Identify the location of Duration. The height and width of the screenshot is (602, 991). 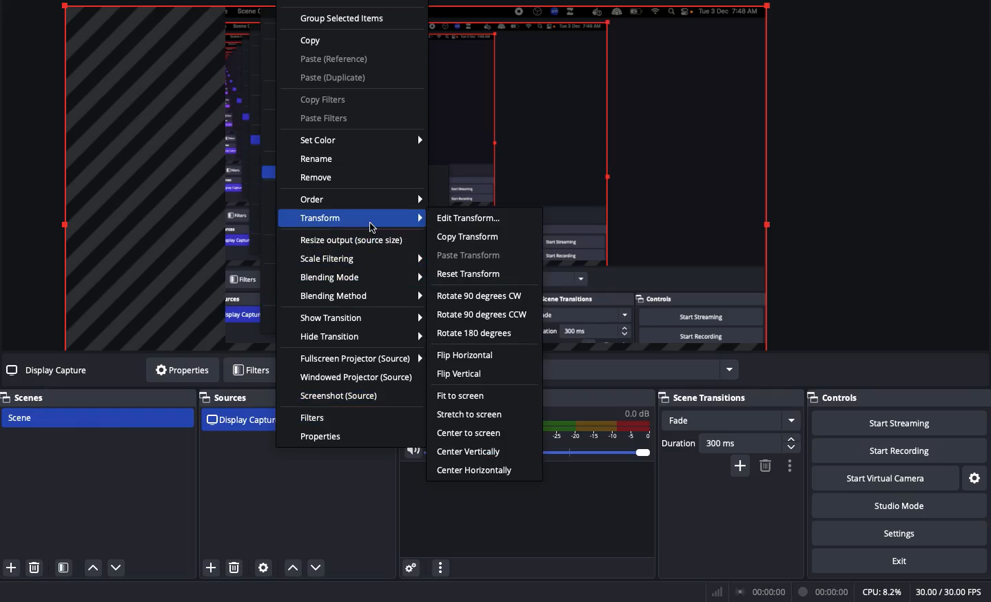
(728, 444).